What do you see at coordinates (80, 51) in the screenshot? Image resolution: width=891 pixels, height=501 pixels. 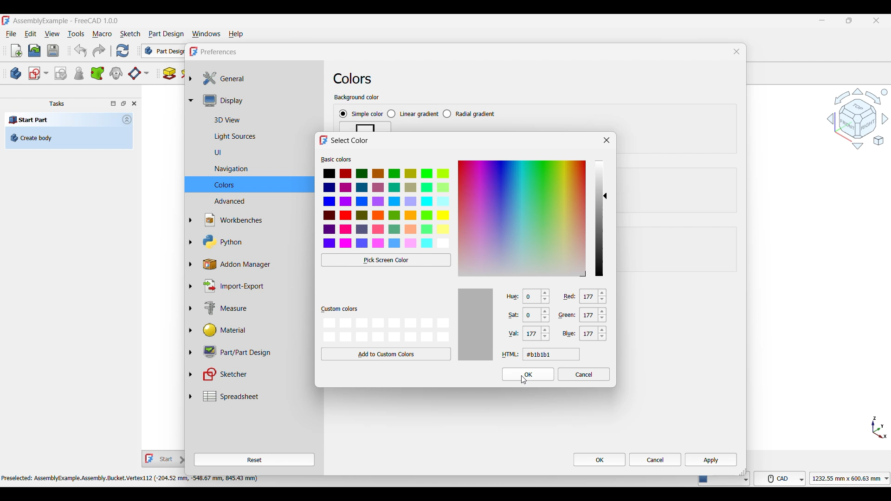 I see `Undo` at bounding box center [80, 51].